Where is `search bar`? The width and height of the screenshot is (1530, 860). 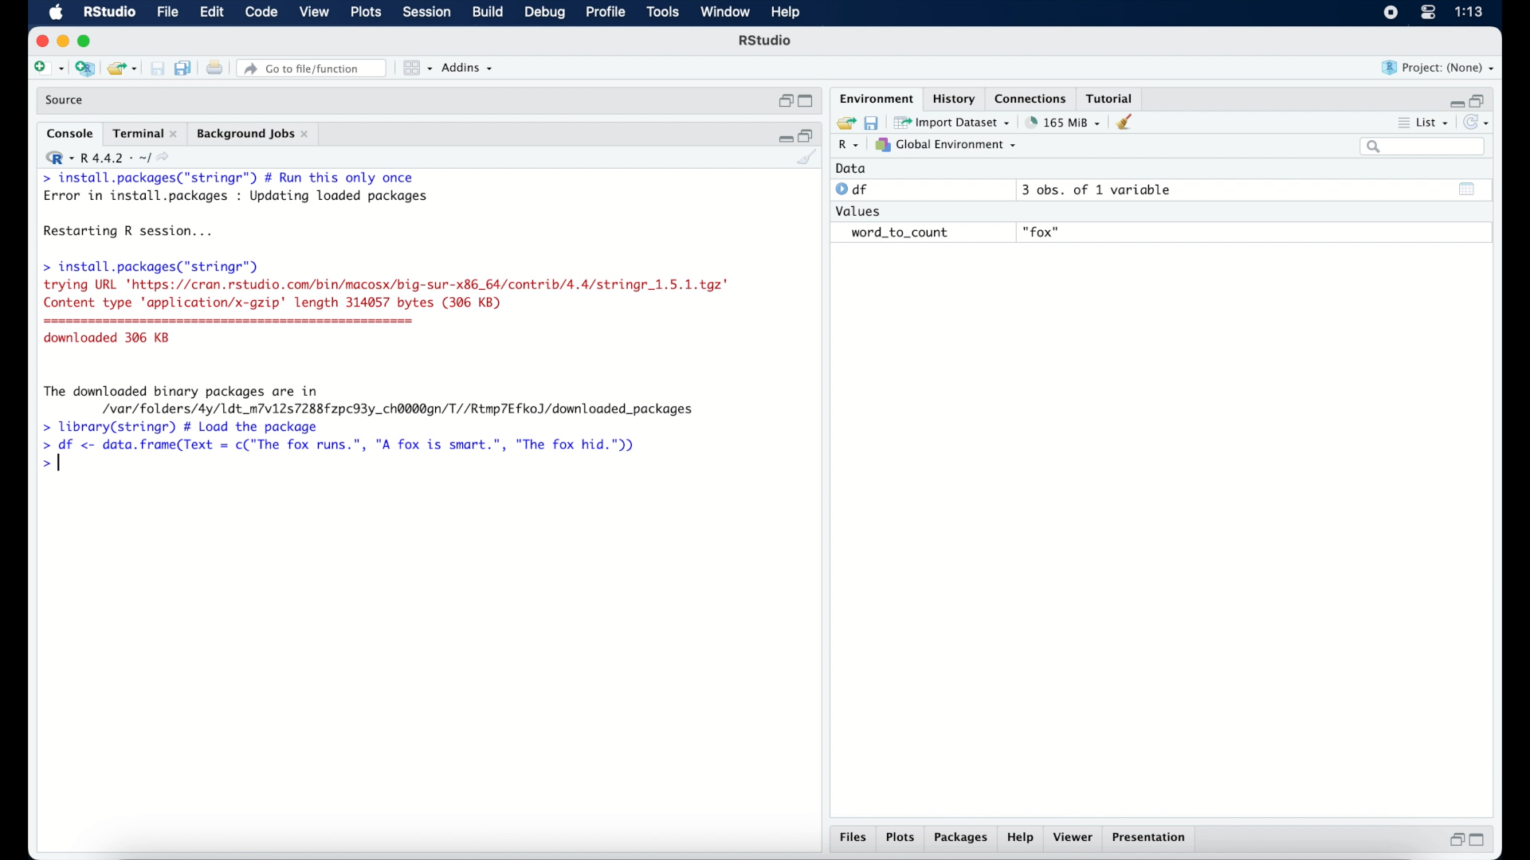
search bar is located at coordinates (1425, 147).